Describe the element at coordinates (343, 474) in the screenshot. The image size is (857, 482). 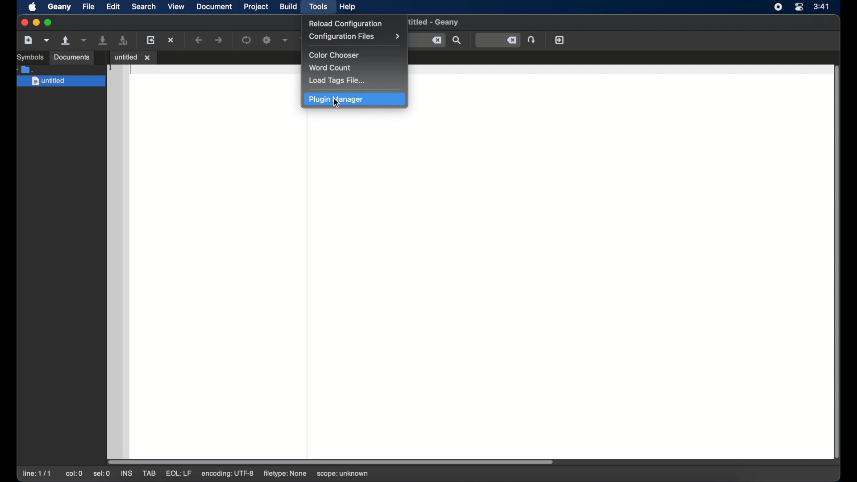
I see `scope: unknown` at that location.